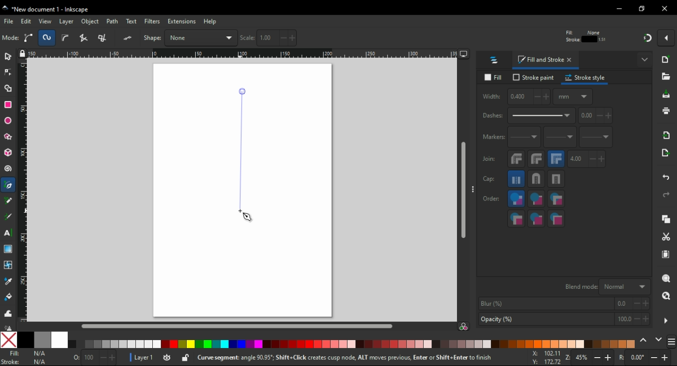 The height and width of the screenshot is (366, 677). Describe the element at coordinates (239, 325) in the screenshot. I see `scroll bar` at that location.